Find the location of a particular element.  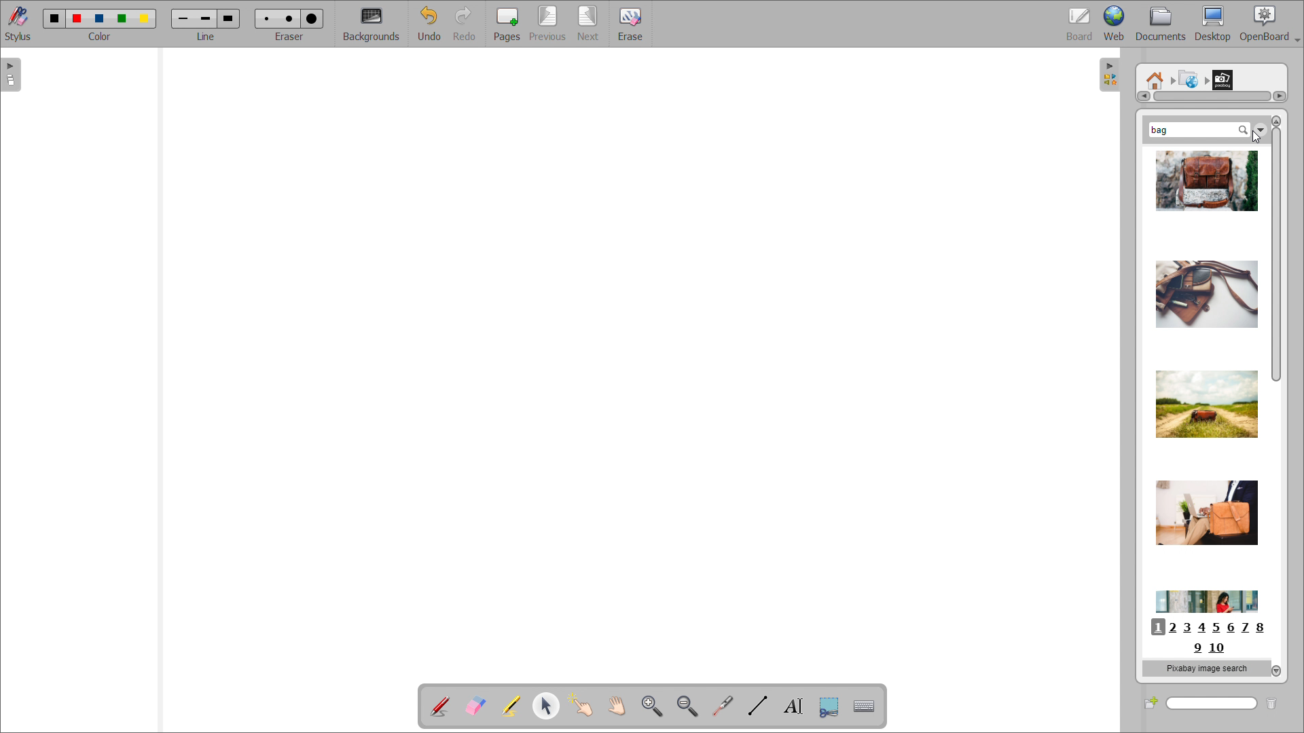

web is located at coordinates (1115, 24).